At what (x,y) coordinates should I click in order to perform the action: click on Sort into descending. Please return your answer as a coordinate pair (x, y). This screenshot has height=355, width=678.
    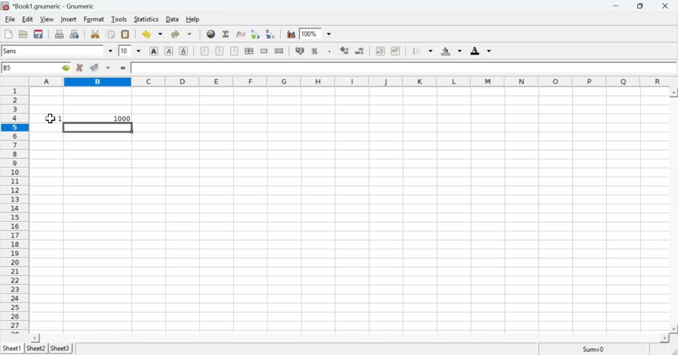
    Looking at the image, I should click on (271, 34).